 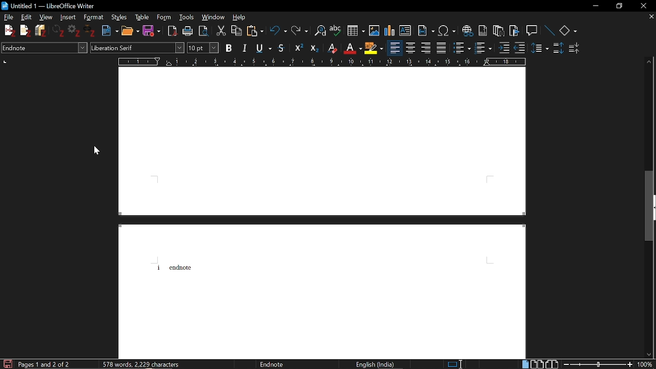 What do you see at coordinates (47, 17) in the screenshot?
I see `View` at bounding box center [47, 17].